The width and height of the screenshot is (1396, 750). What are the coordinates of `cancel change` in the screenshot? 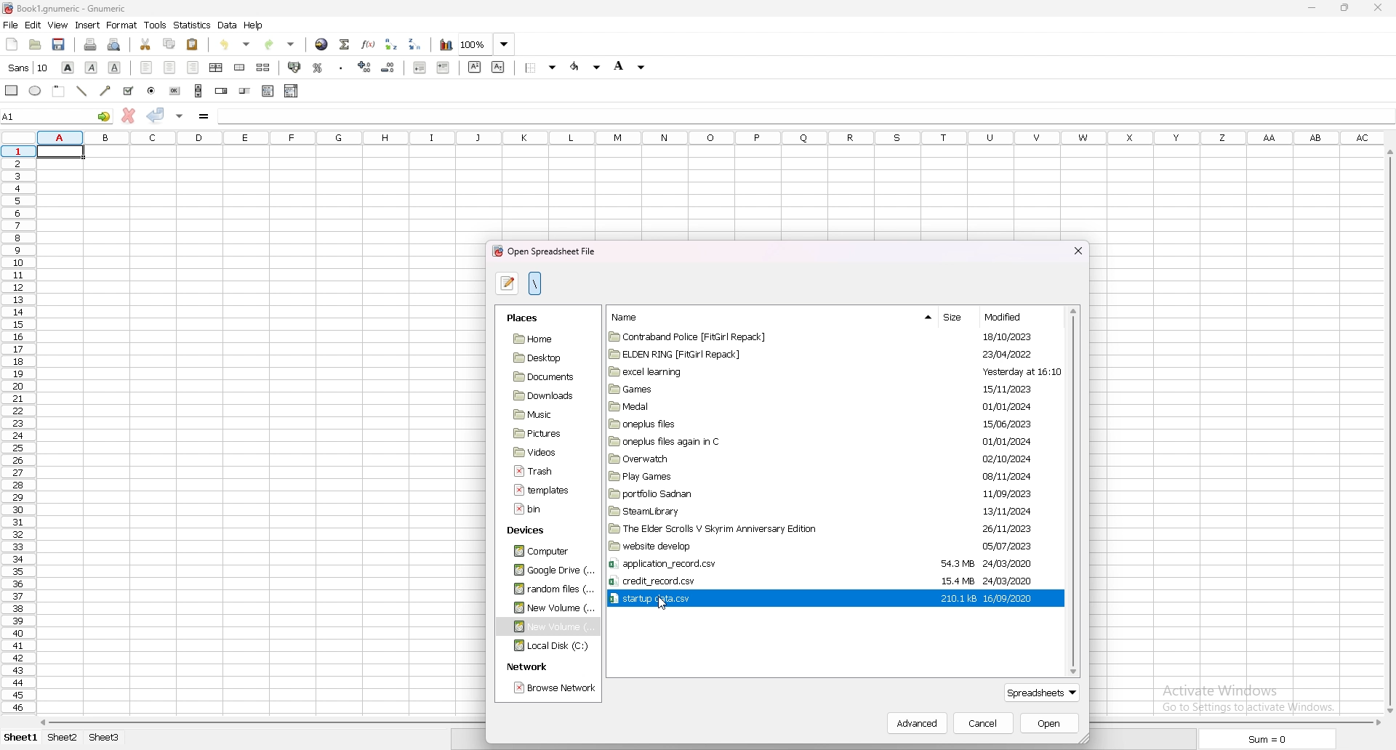 It's located at (129, 115).